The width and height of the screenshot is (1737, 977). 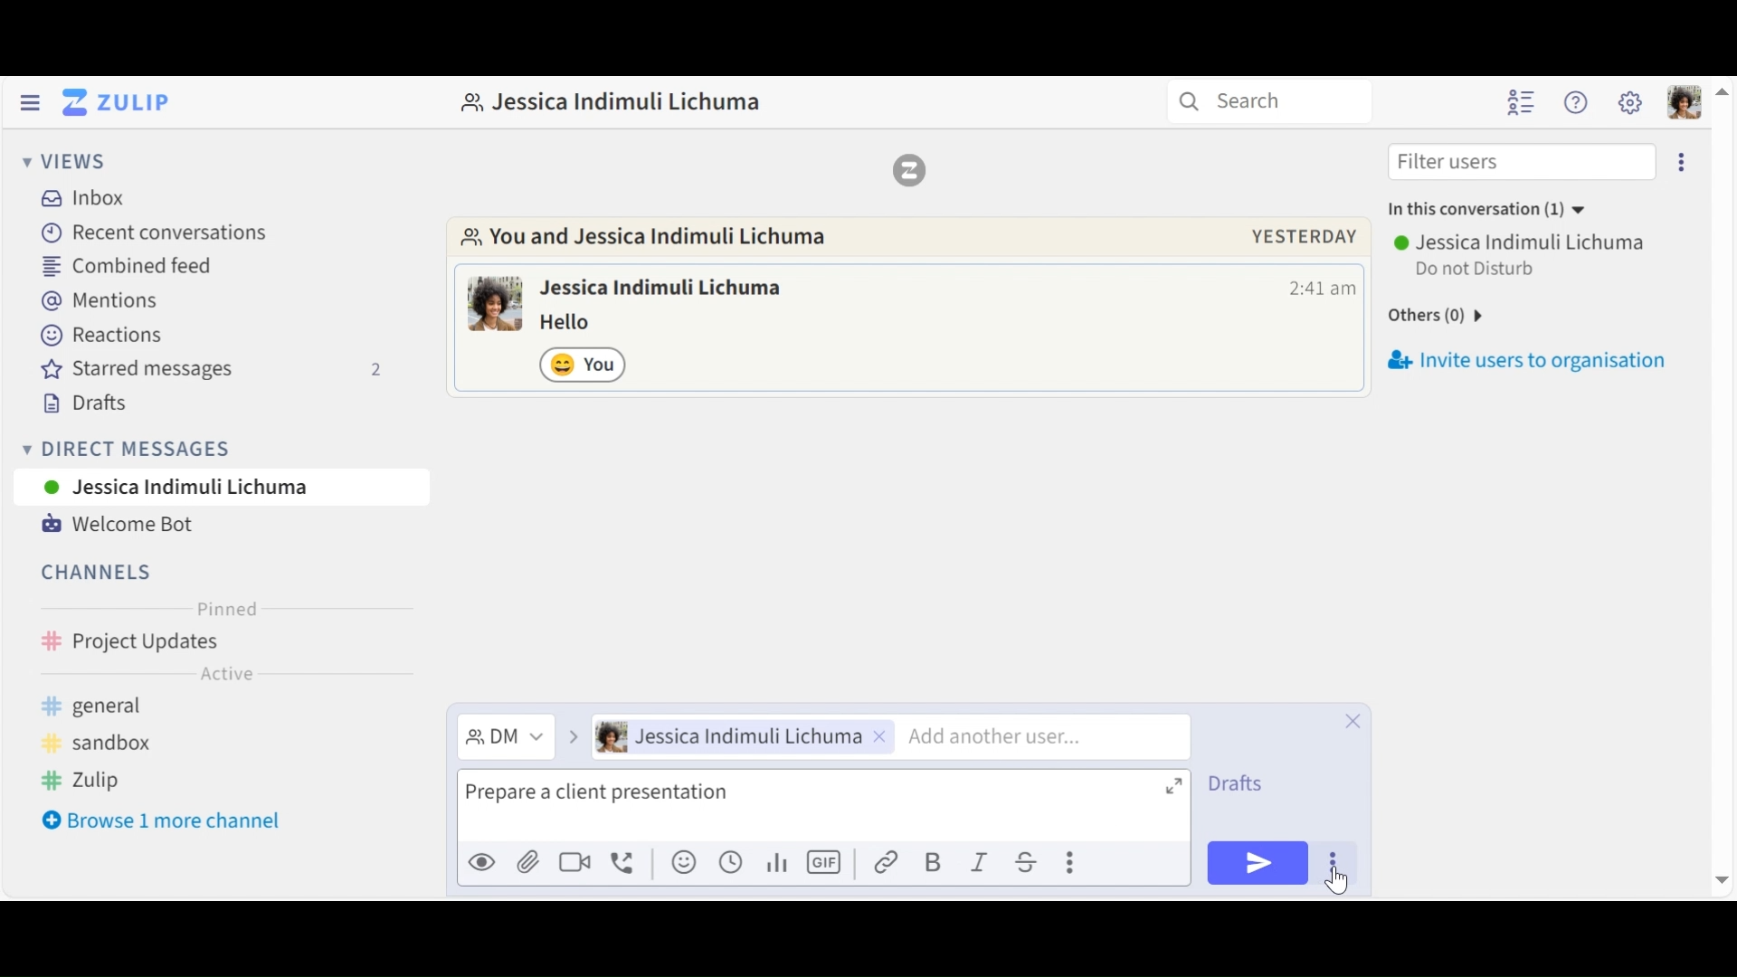 What do you see at coordinates (1278, 102) in the screenshot?
I see `Search` at bounding box center [1278, 102].